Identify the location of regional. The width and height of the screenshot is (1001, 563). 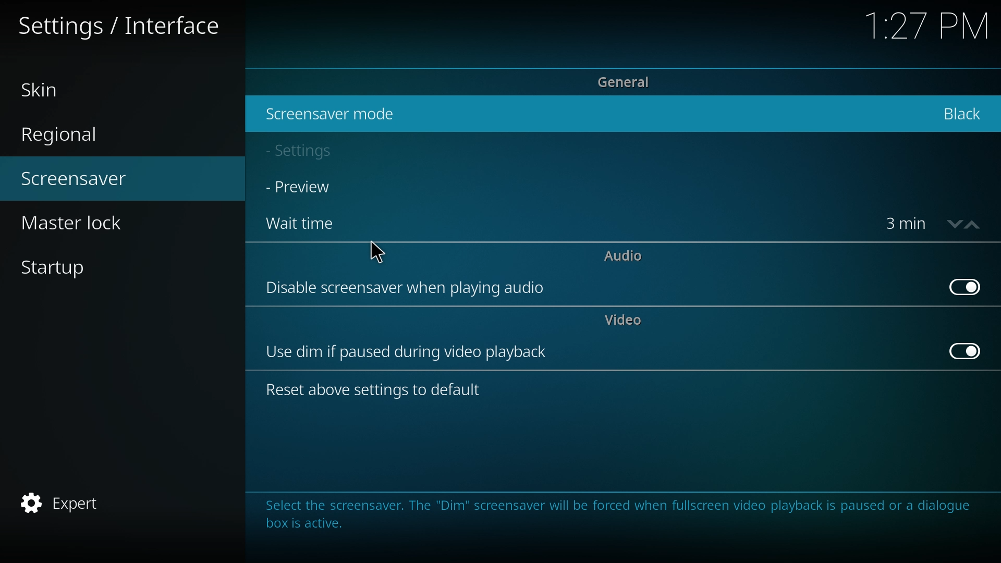
(86, 131).